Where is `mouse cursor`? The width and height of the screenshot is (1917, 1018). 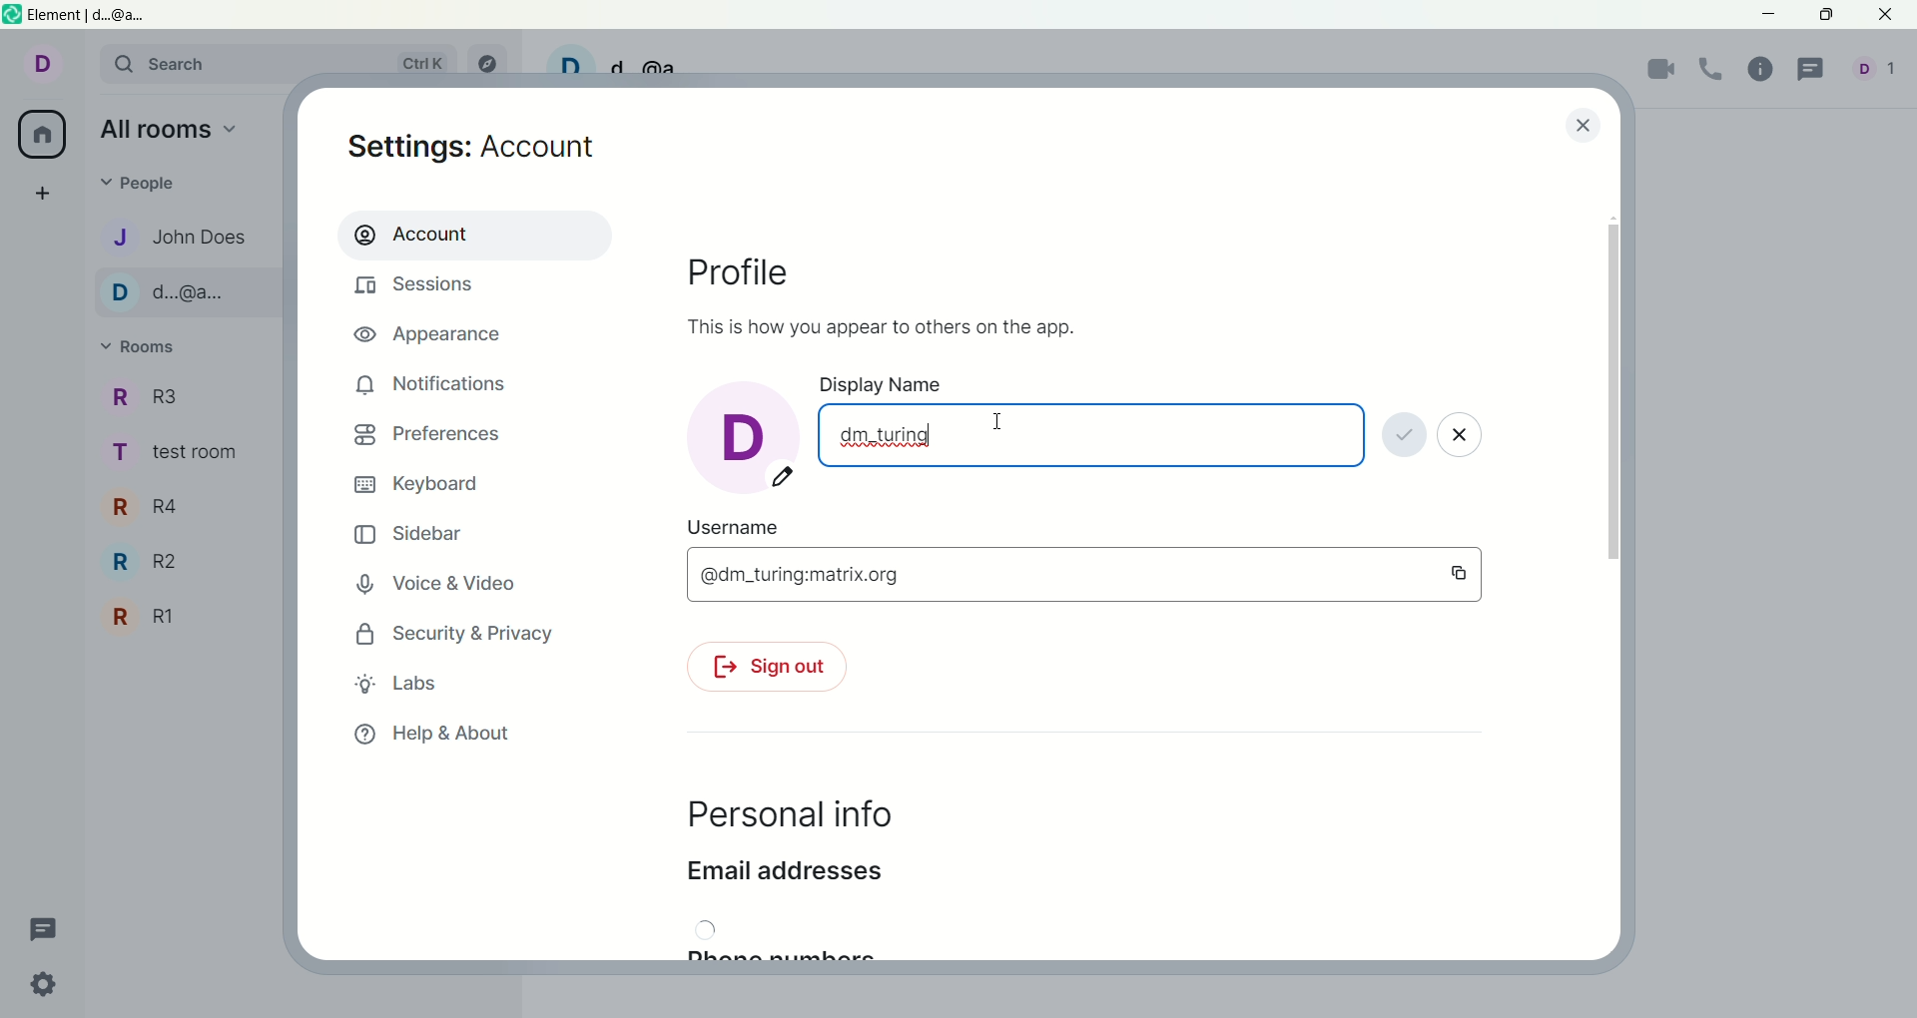
mouse cursor is located at coordinates (999, 423).